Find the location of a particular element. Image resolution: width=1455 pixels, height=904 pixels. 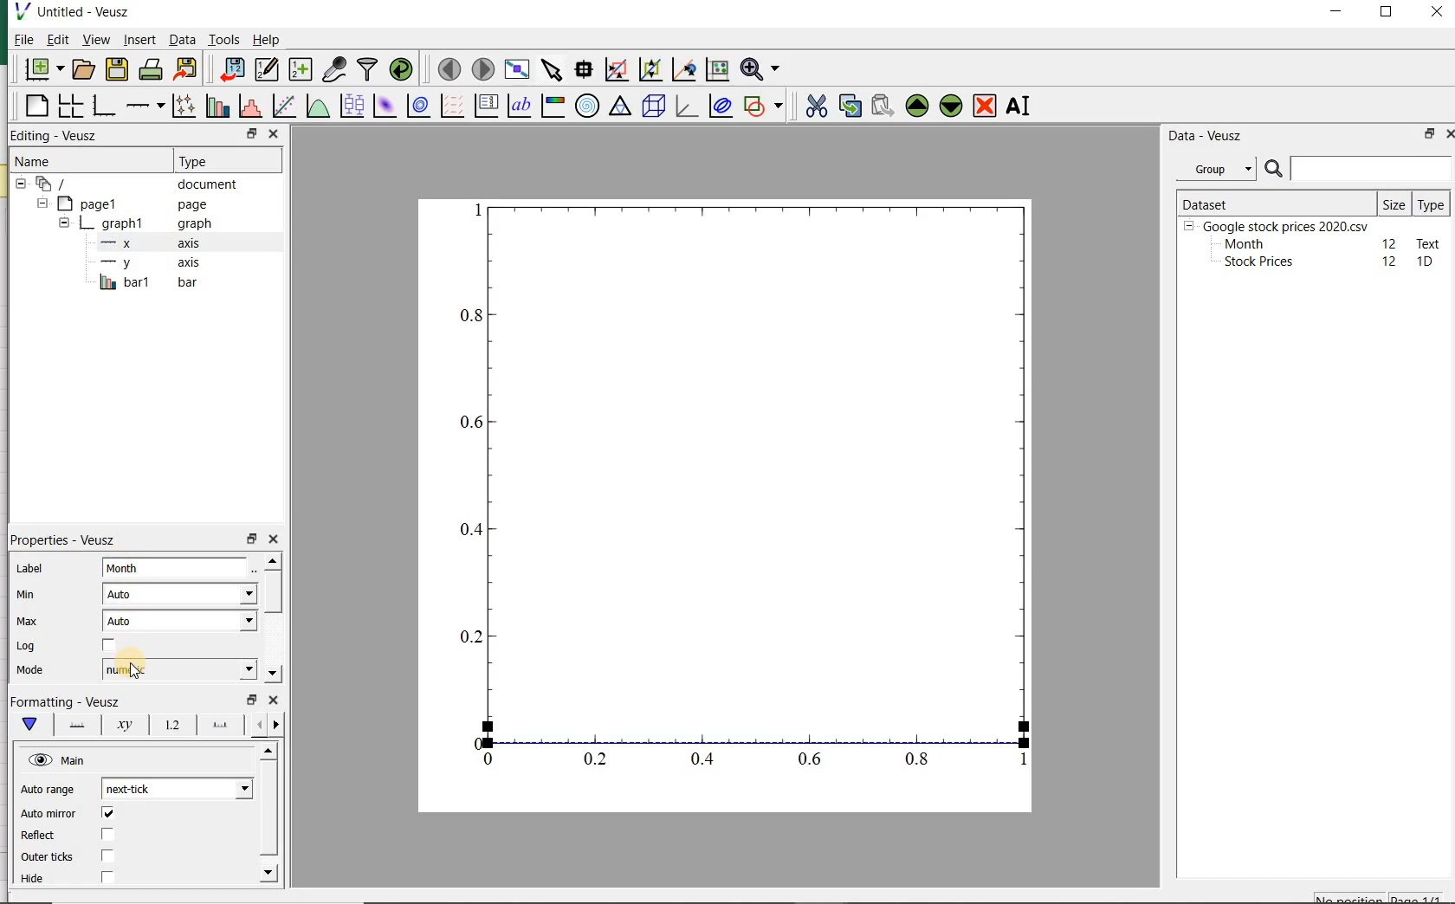

move to the next page is located at coordinates (483, 70).